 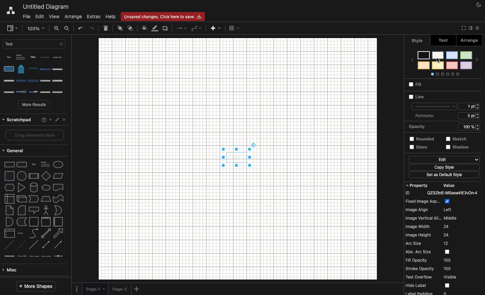 What do you see at coordinates (34, 233) in the screenshot?
I see `Basic` at bounding box center [34, 233].